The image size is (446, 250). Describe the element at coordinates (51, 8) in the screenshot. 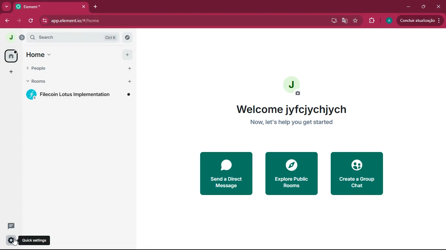

I see `*Element` at that location.